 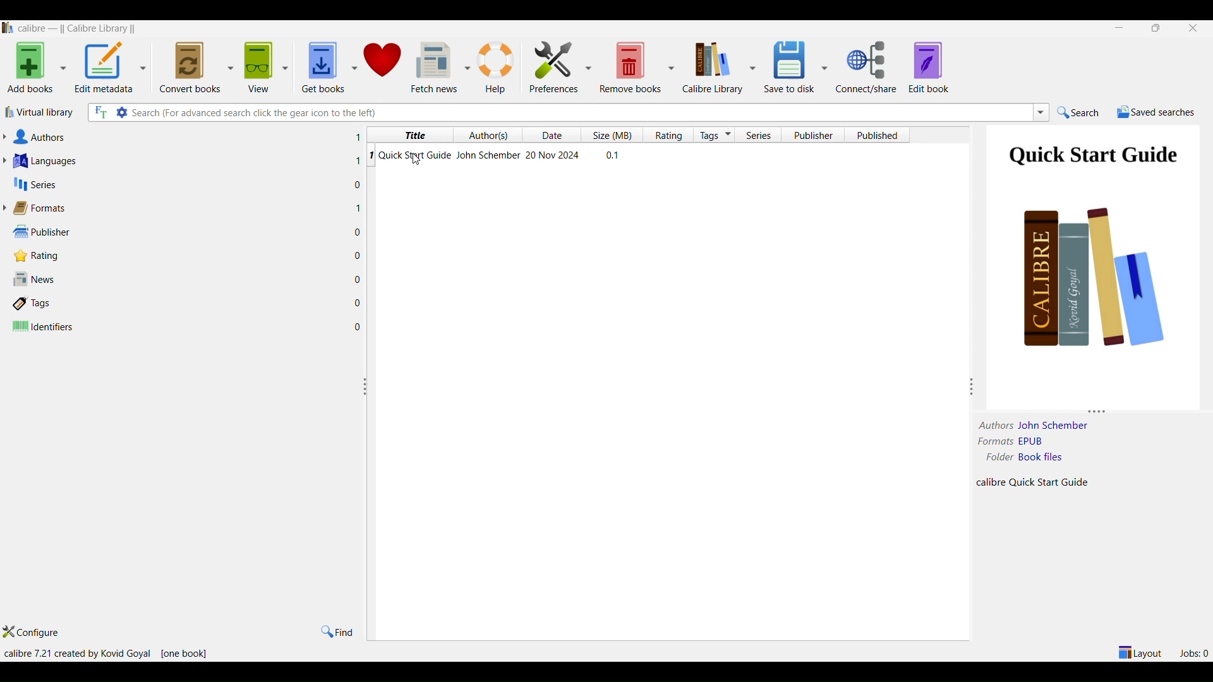 I want to click on publisher, so click(x=187, y=231).